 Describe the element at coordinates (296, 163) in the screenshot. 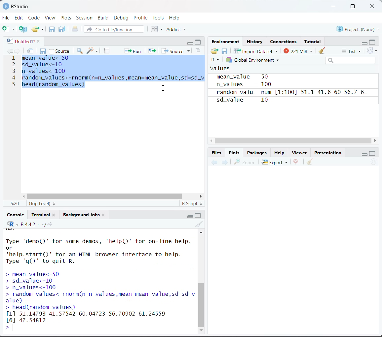

I see `remove the current plot` at that location.